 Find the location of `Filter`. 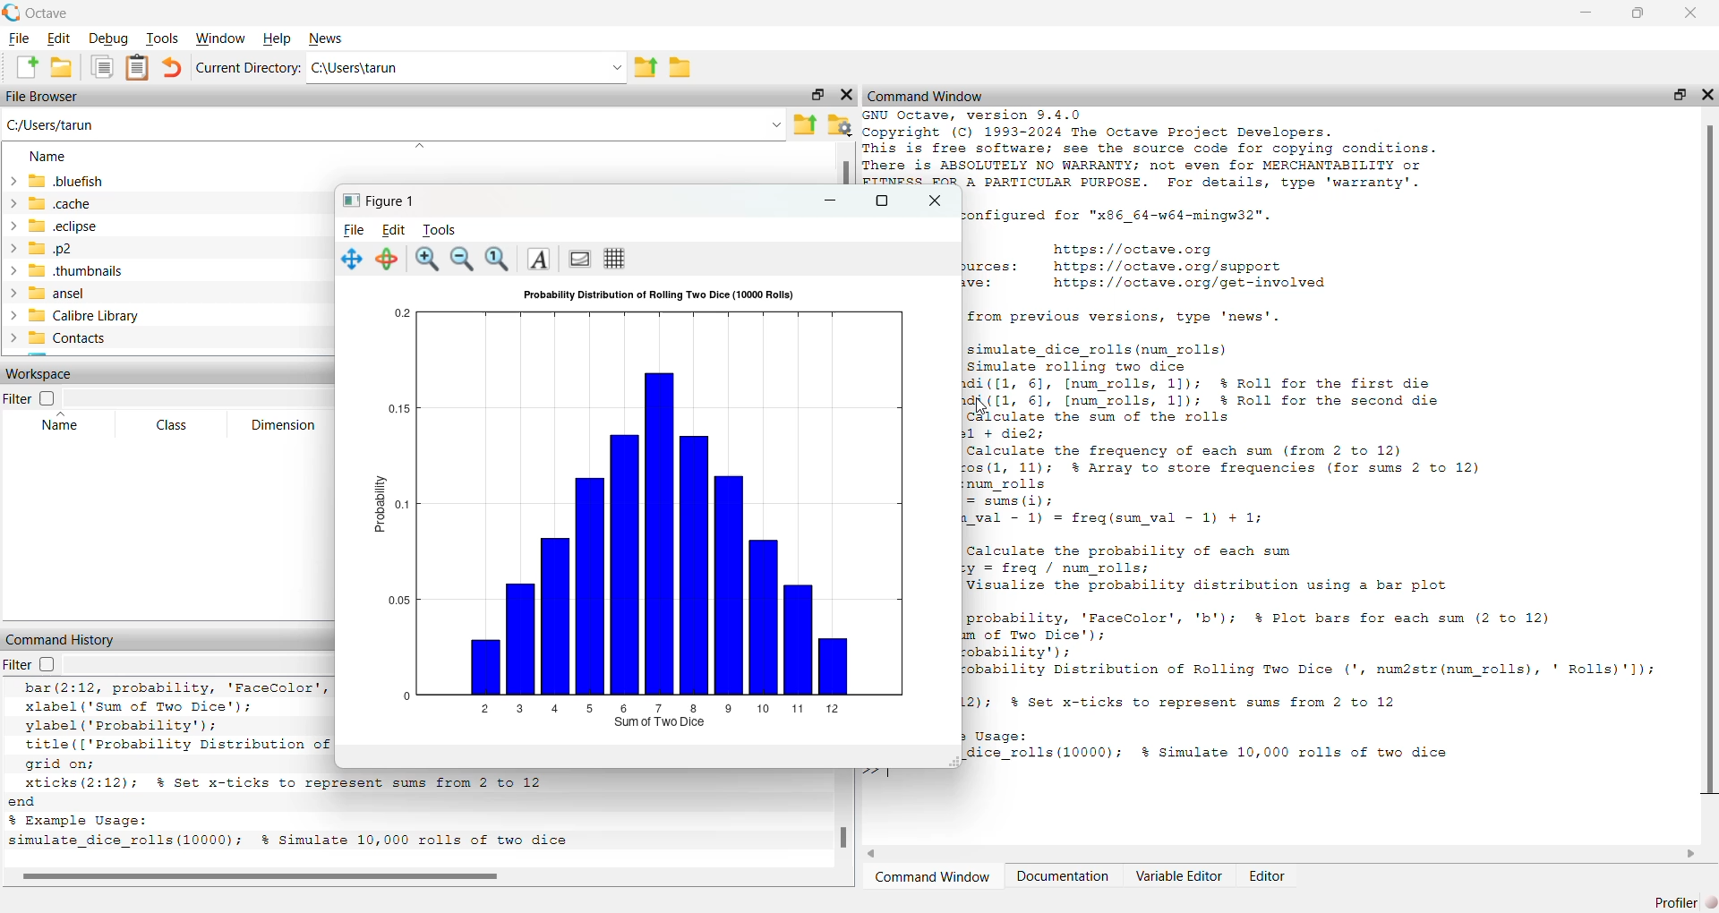

Filter is located at coordinates (32, 665).